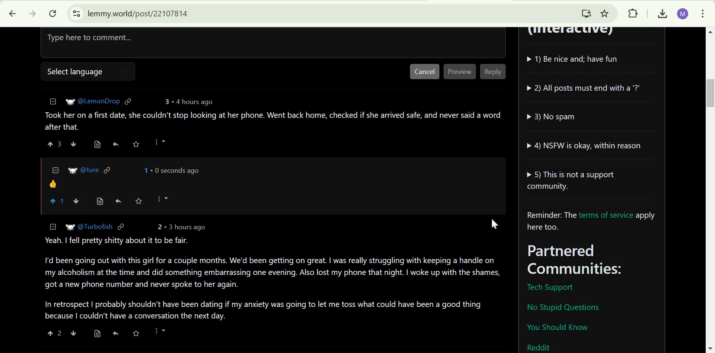 The image size is (715, 353). Describe the element at coordinates (574, 34) in the screenshot. I see `(Interactive)` at that location.